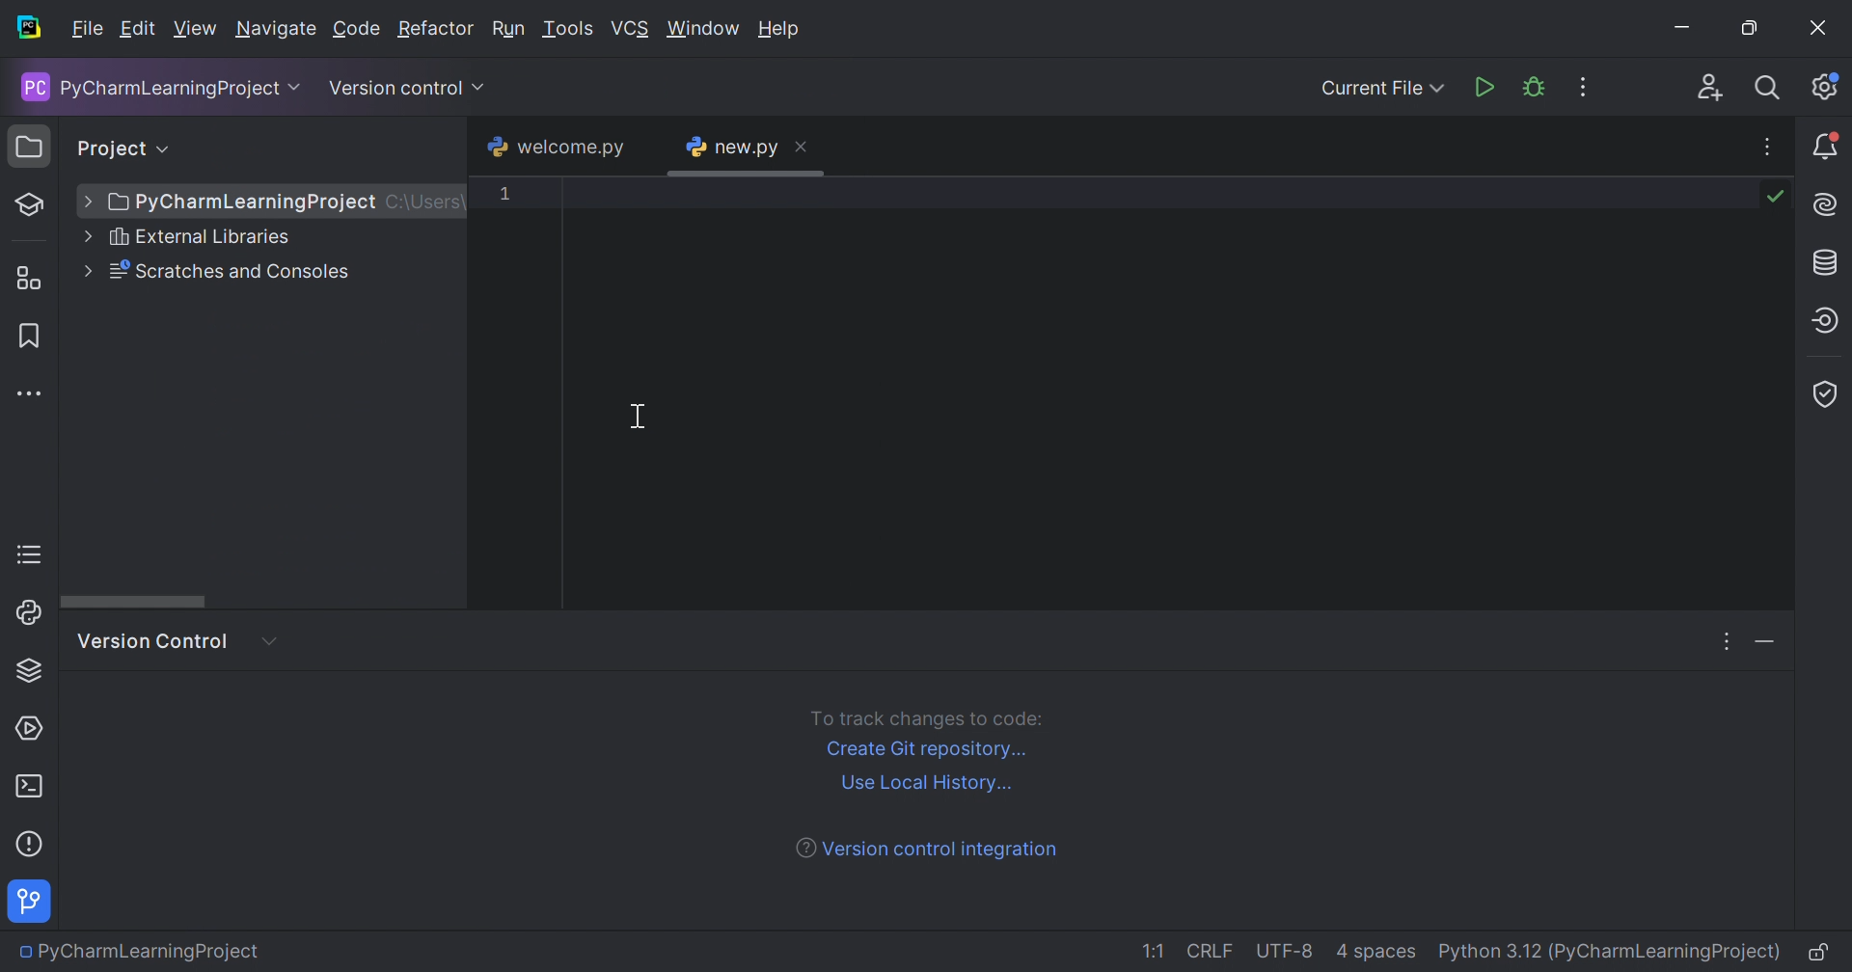  I want to click on Code, so click(357, 29).